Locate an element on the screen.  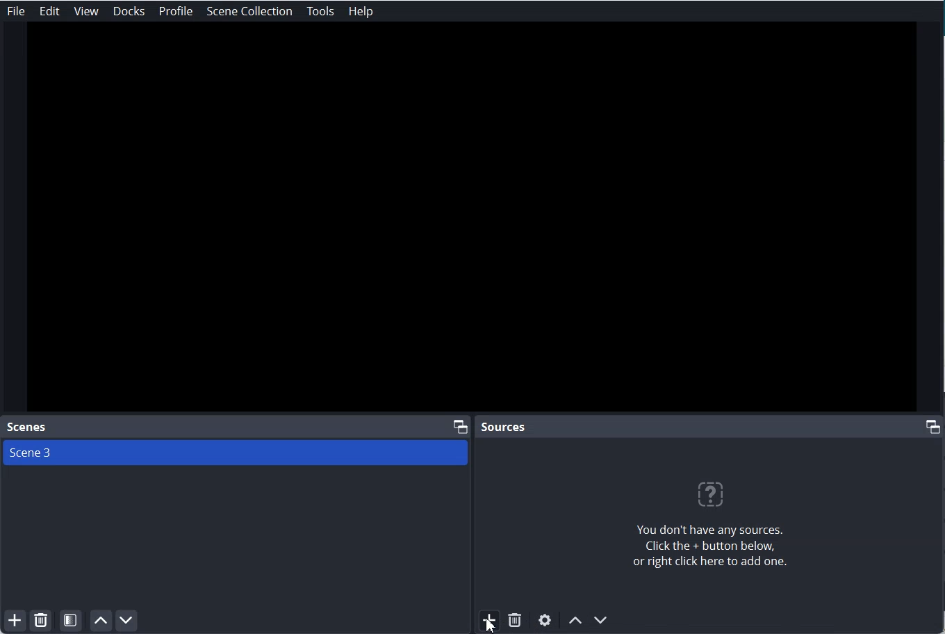
Profile is located at coordinates (176, 12).